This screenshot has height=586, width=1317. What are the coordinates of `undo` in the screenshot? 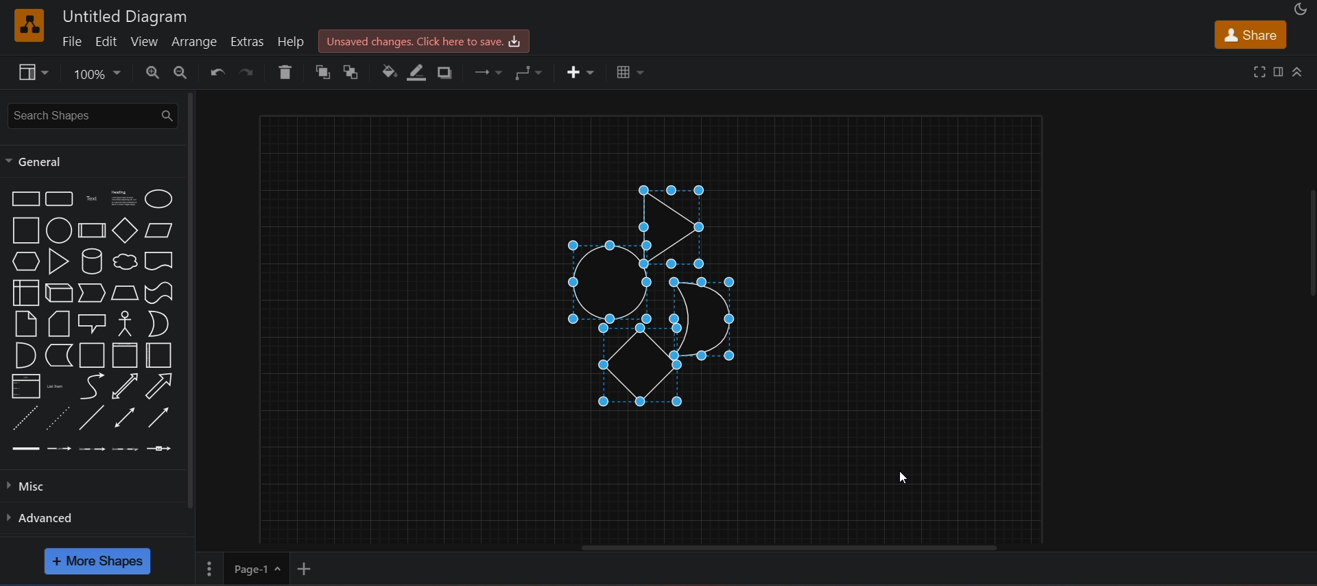 It's located at (218, 73).